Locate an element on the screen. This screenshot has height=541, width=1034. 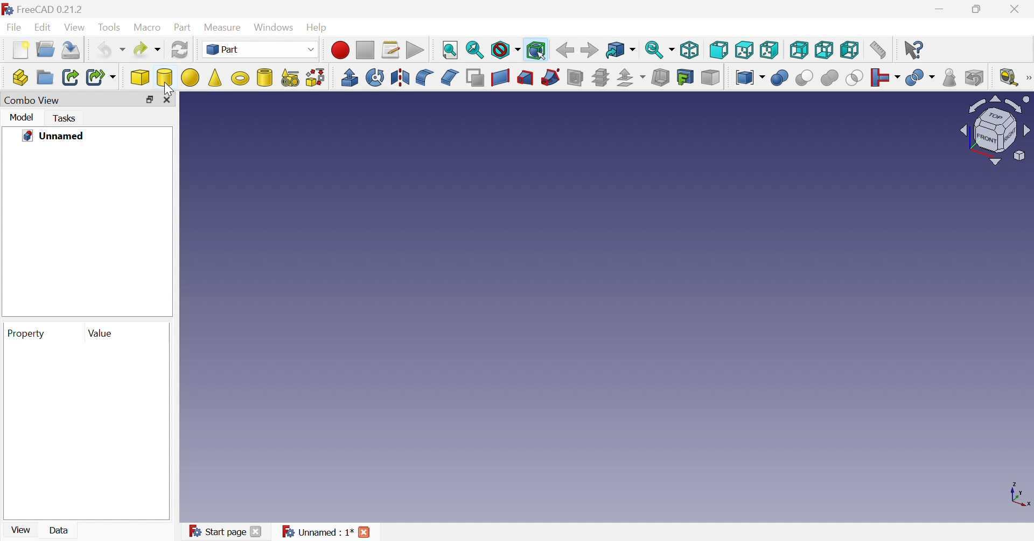
Viewing angle is located at coordinates (994, 131).